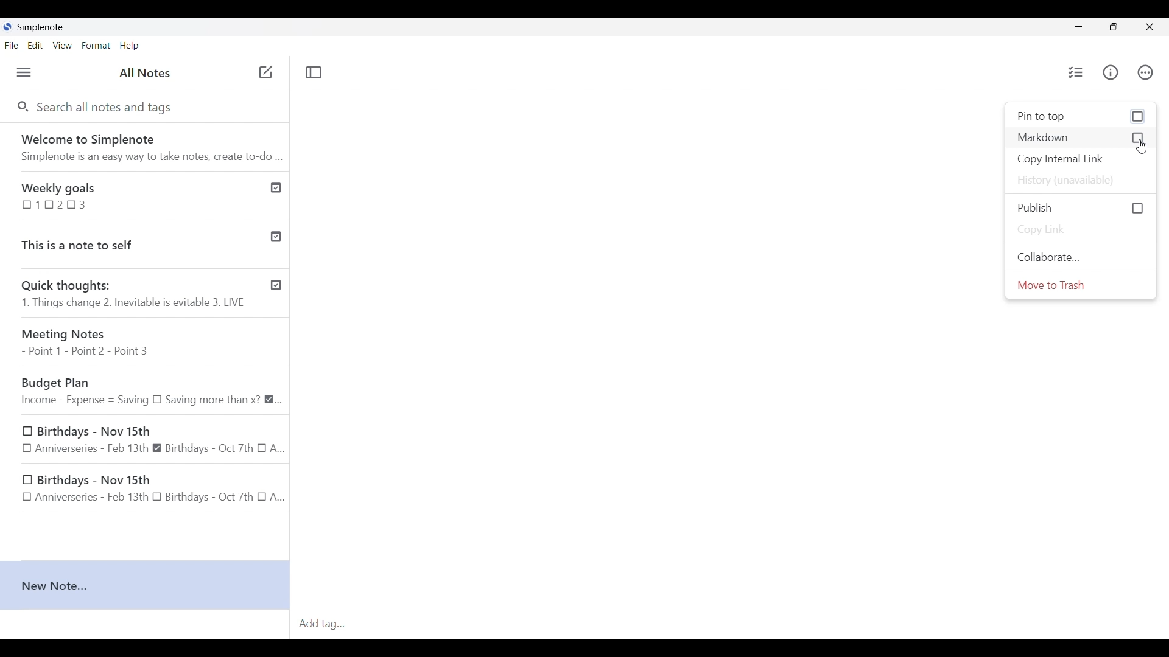 The height and width of the screenshot is (657, 1169). What do you see at coordinates (1078, 27) in the screenshot?
I see `Minimize` at bounding box center [1078, 27].